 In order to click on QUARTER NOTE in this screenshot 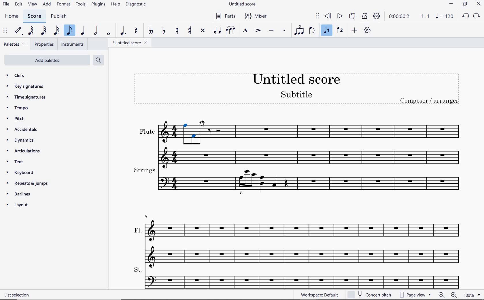, I will do `click(83, 32)`.